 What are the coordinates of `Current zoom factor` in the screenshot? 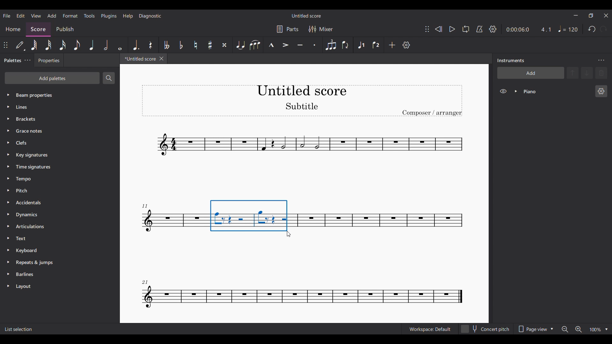 It's located at (595, 329).